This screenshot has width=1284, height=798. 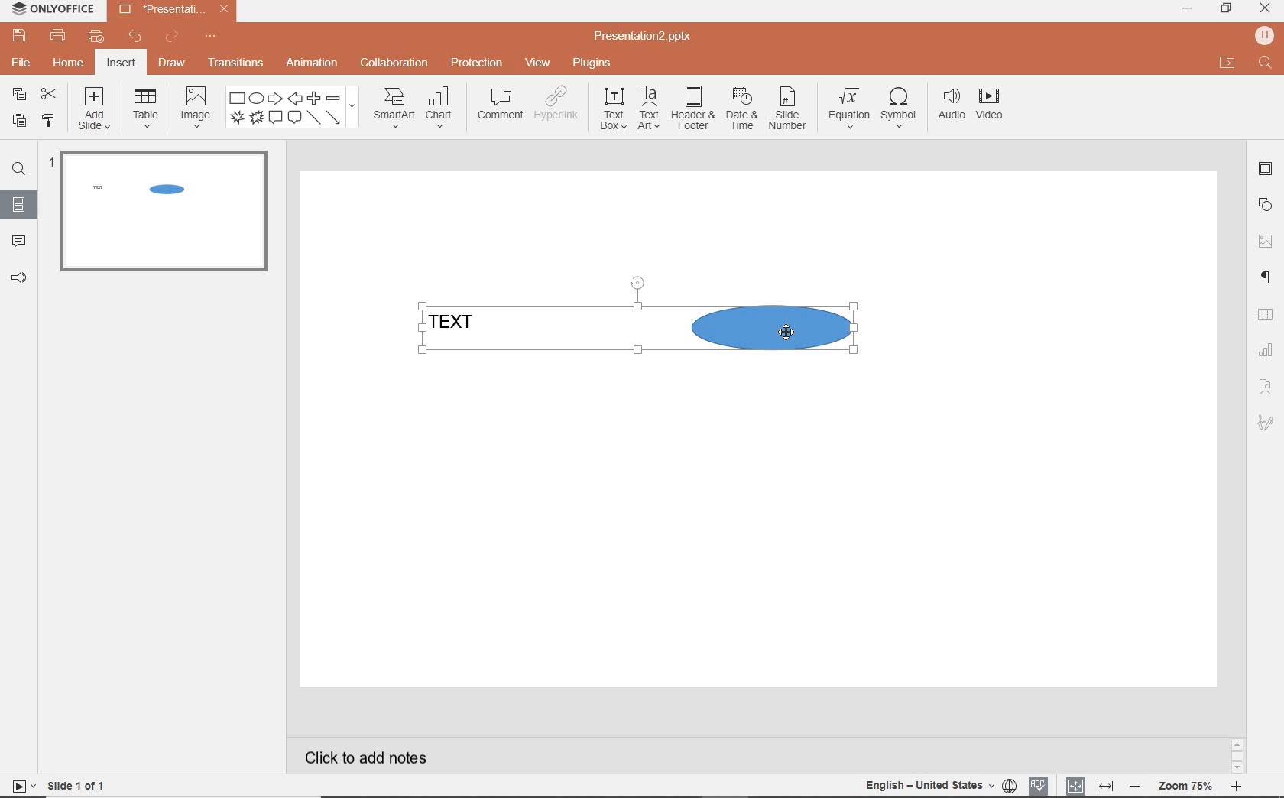 I want to click on Signature, so click(x=1265, y=423).